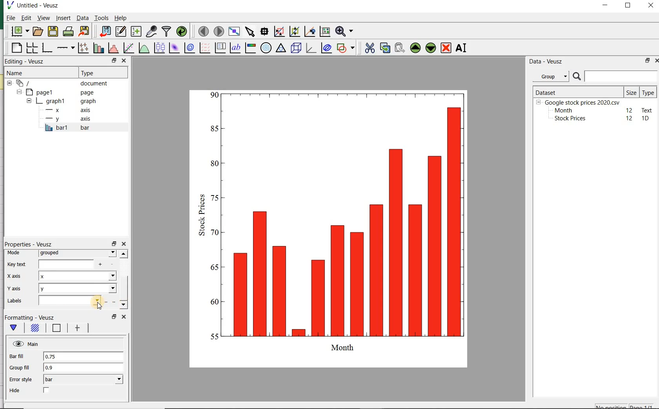 The width and height of the screenshot is (659, 409). I want to click on open a document, so click(38, 31).